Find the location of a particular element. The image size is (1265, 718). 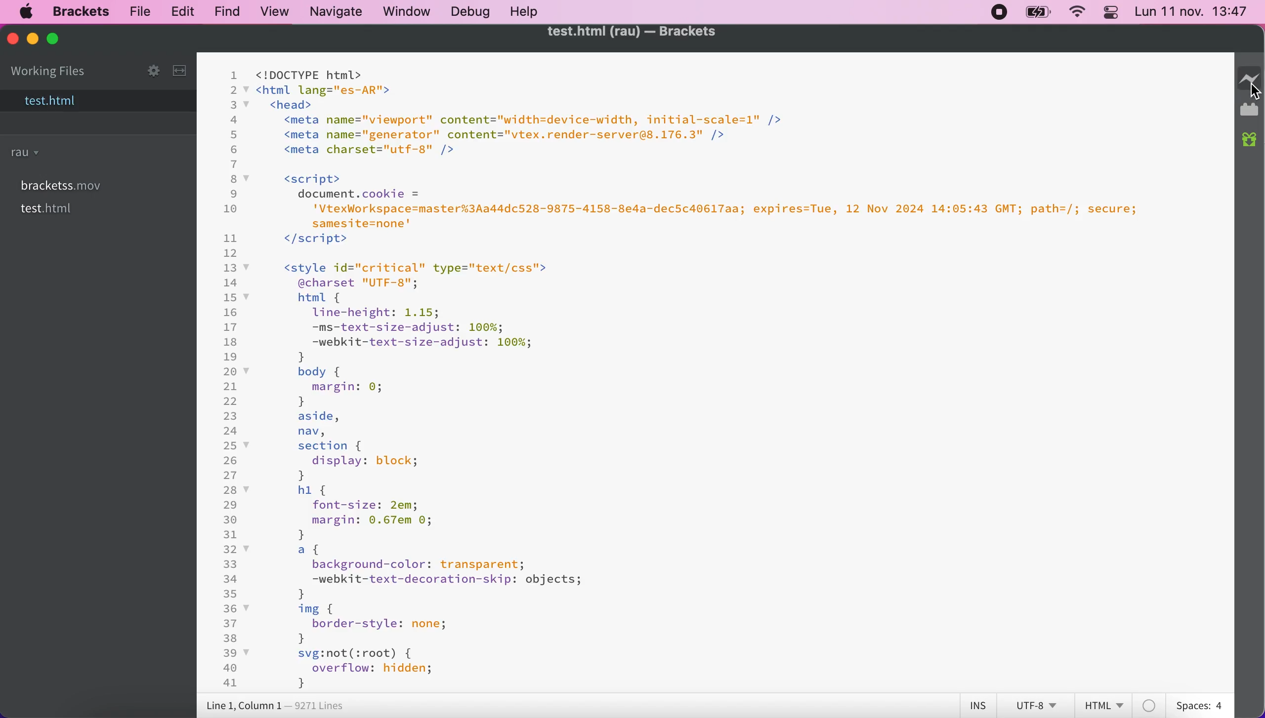

expand is located at coordinates (182, 68).